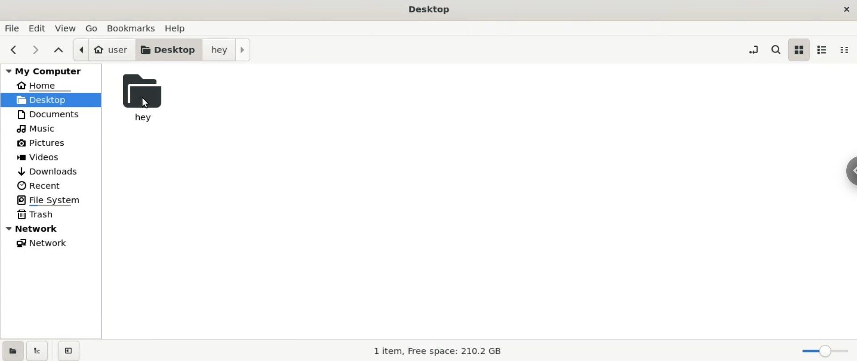 The width and height of the screenshot is (857, 361). I want to click on parent folders, so click(59, 49).